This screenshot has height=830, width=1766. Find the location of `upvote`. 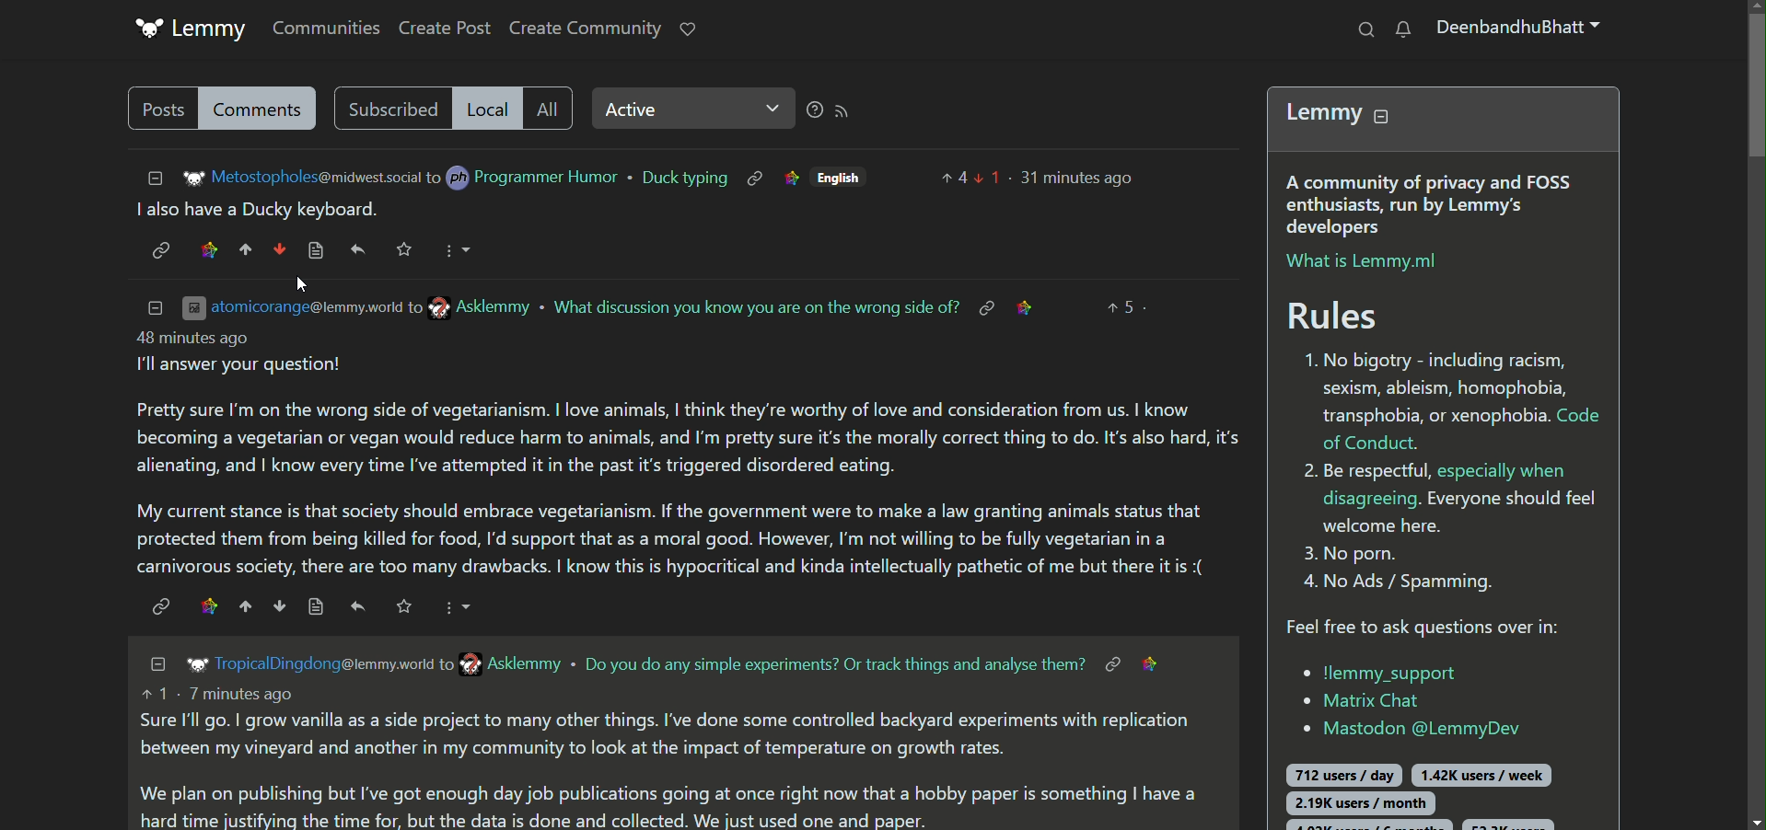

upvote is located at coordinates (247, 249).